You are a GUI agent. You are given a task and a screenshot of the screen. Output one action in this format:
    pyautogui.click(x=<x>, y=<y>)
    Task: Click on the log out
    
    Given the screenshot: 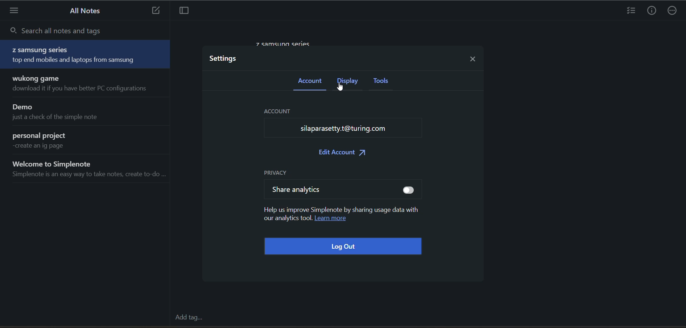 What is the action you would take?
    pyautogui.click(x=347, y=247)
    